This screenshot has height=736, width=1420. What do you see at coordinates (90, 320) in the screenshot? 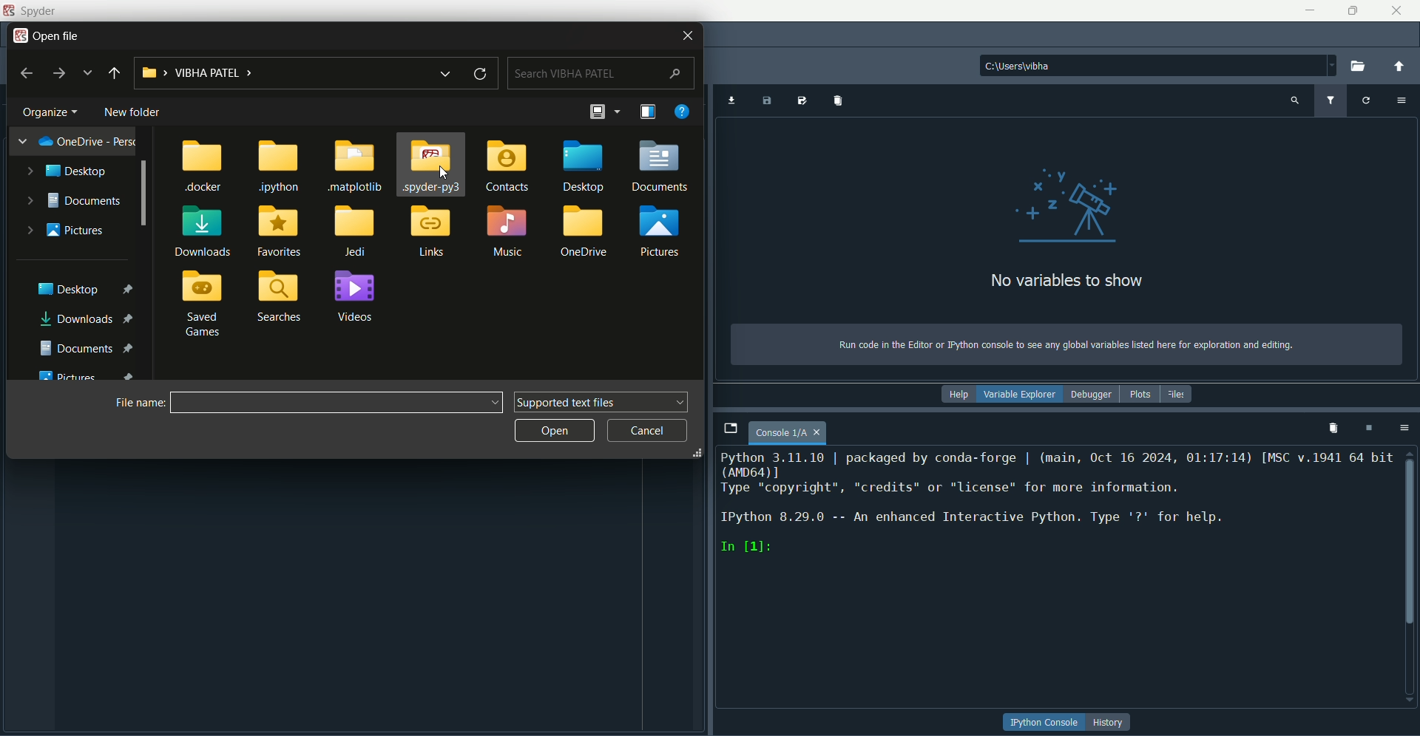
I see `downloads` at bounding box center [90, 320].